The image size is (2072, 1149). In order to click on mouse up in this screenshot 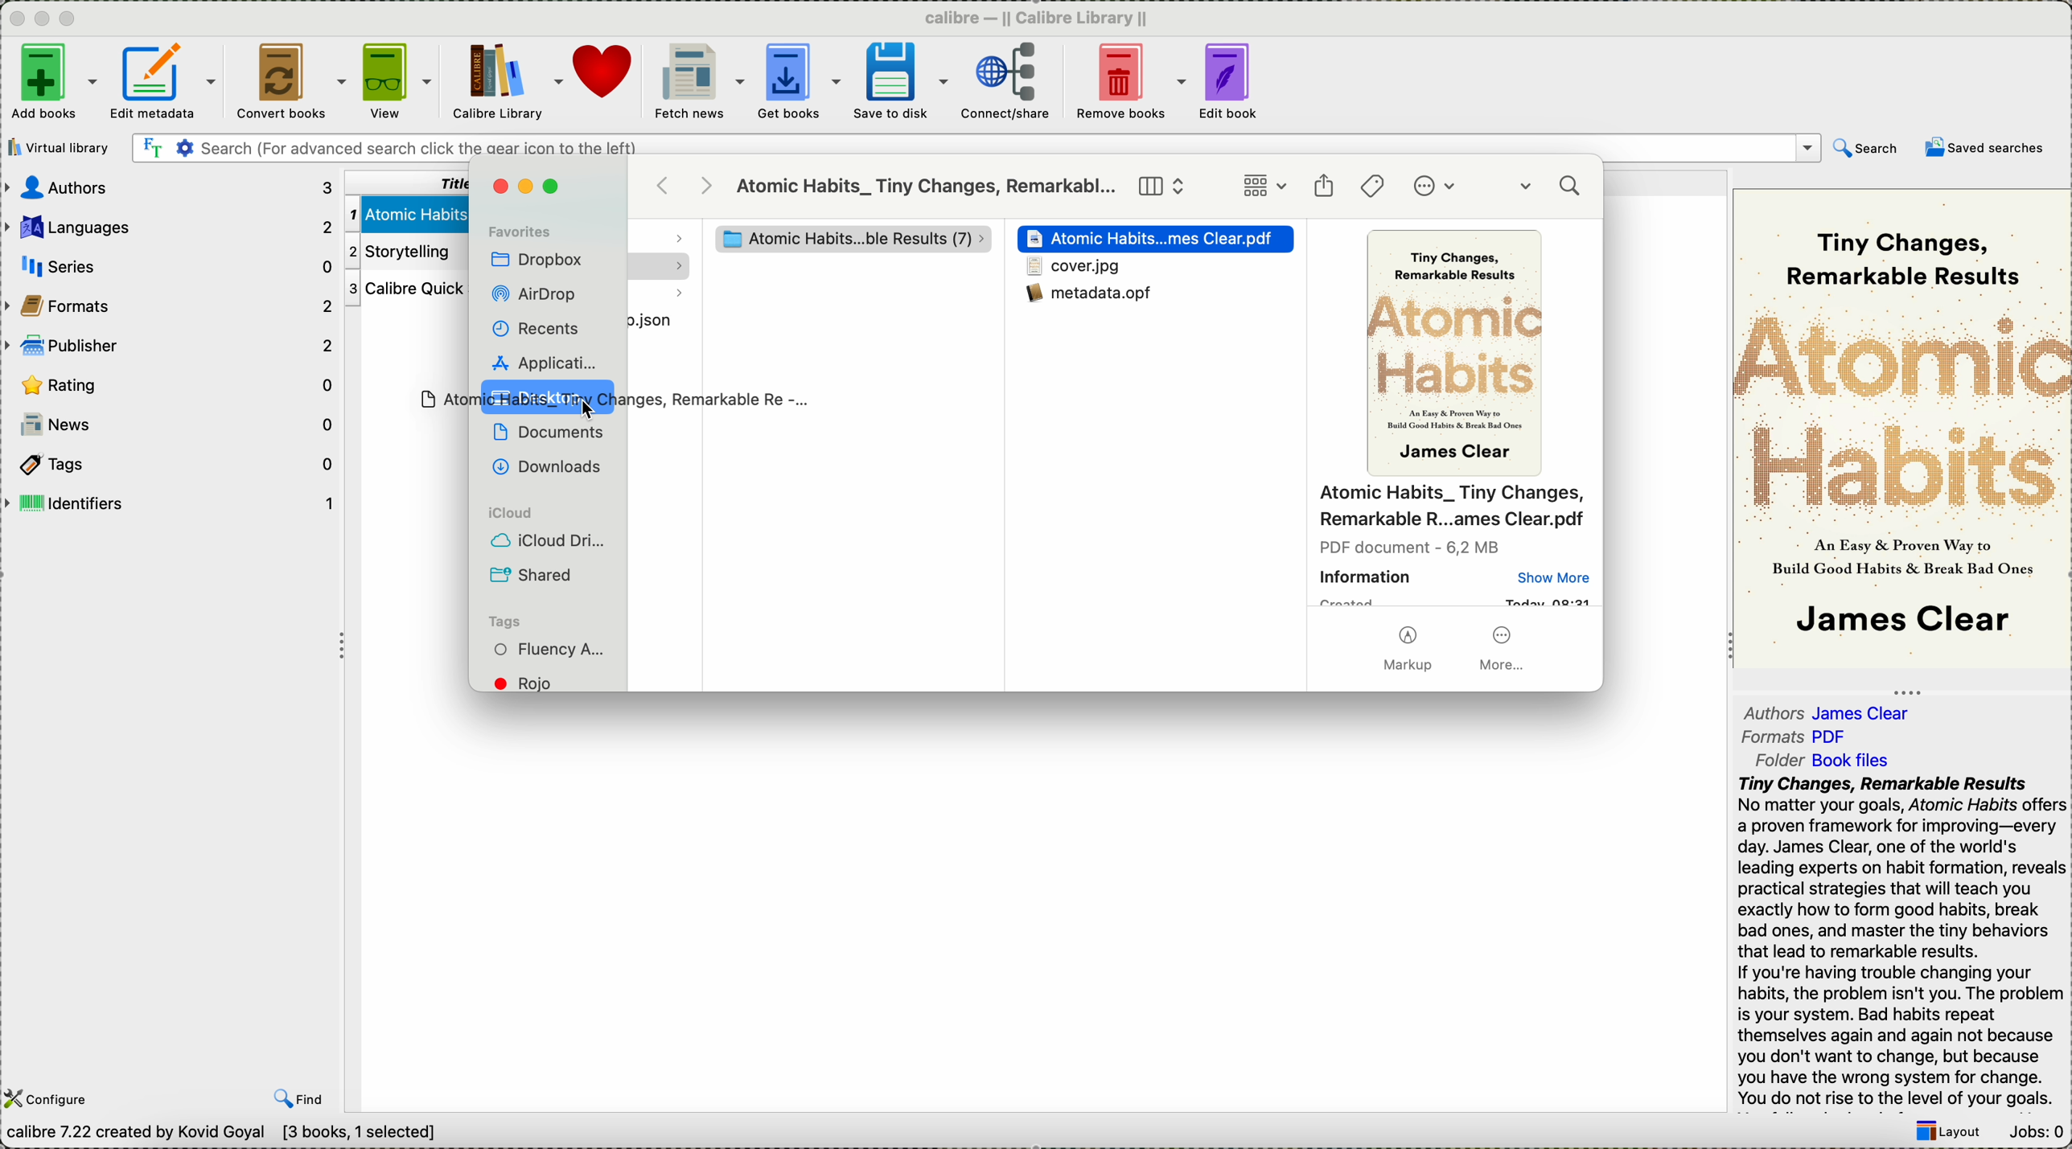, I will do `click(609, 399)`.